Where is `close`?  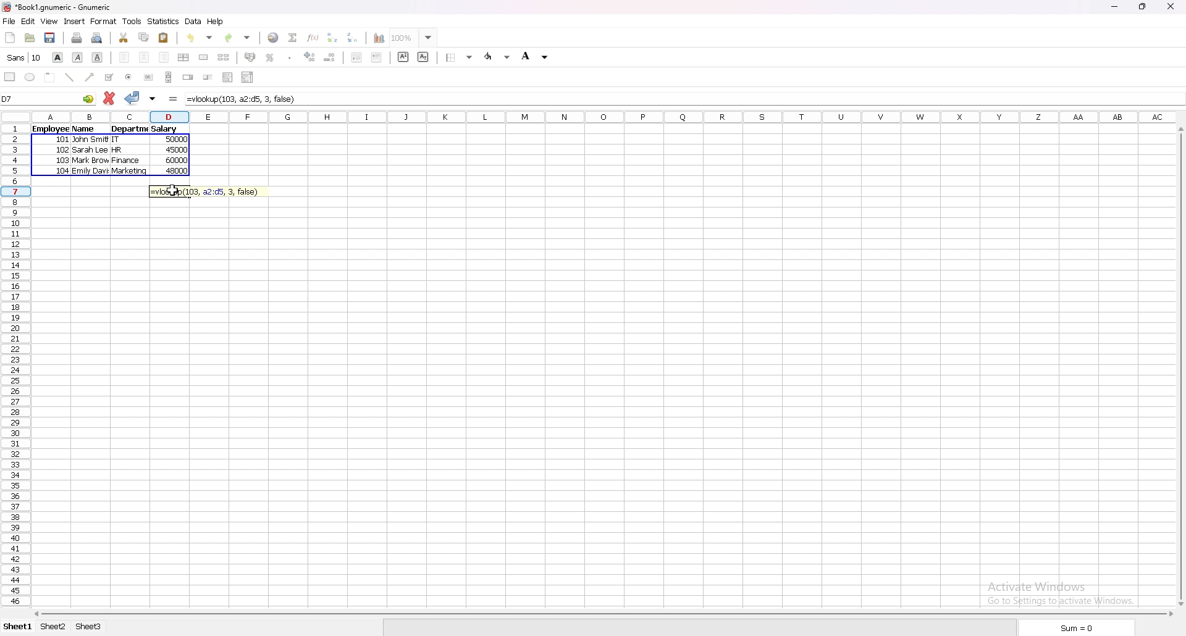 close is located at coordinates (1170, 7).